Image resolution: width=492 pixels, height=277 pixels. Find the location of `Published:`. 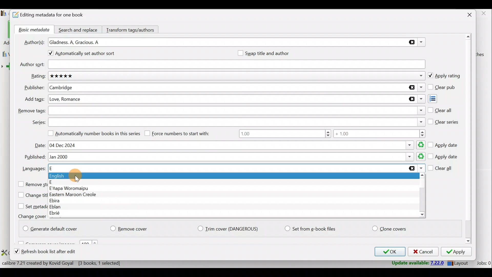

Published: is located at coordinates (34, 157).